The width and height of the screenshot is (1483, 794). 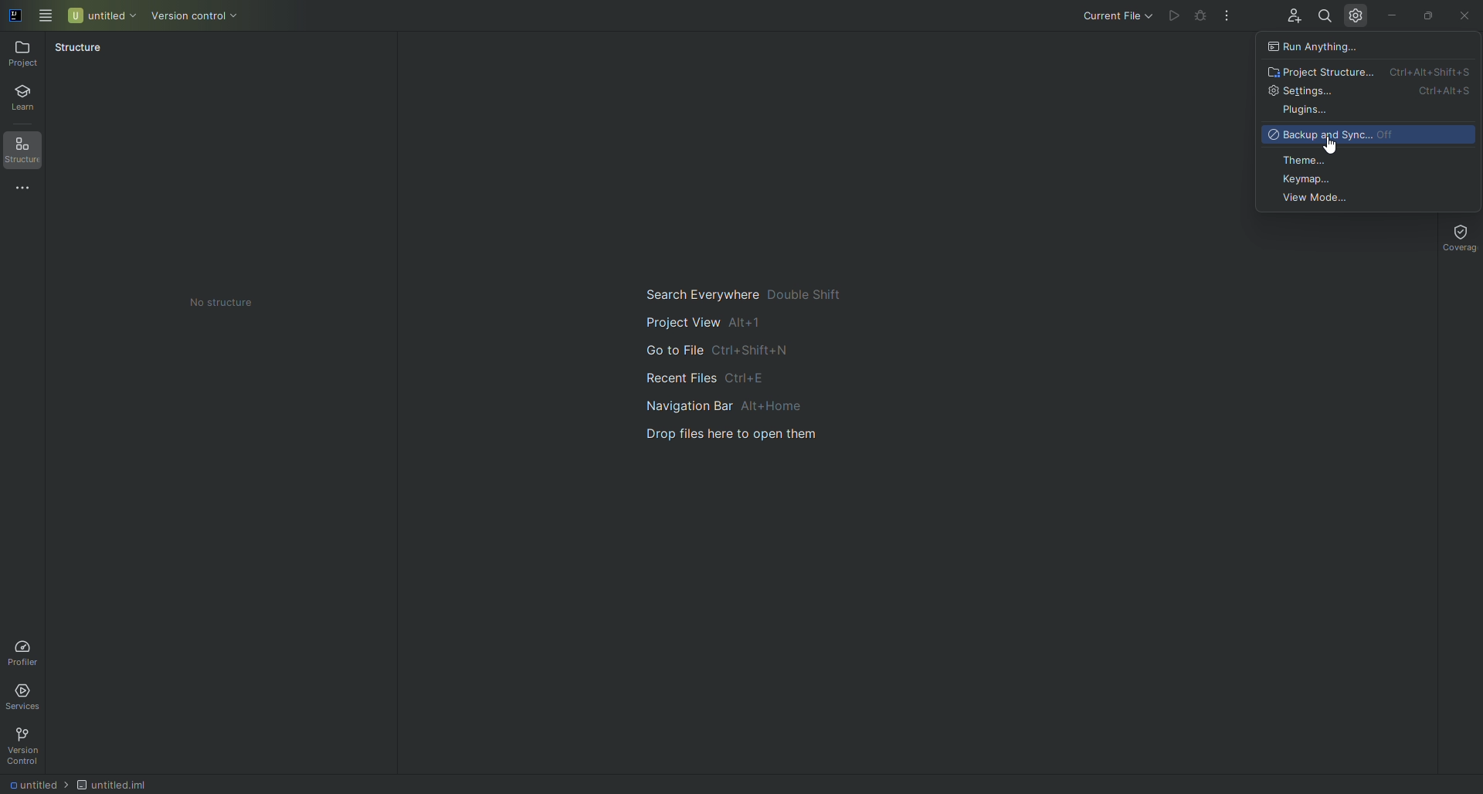 I want to click on Code With Me, so click(x=1290, y=19).